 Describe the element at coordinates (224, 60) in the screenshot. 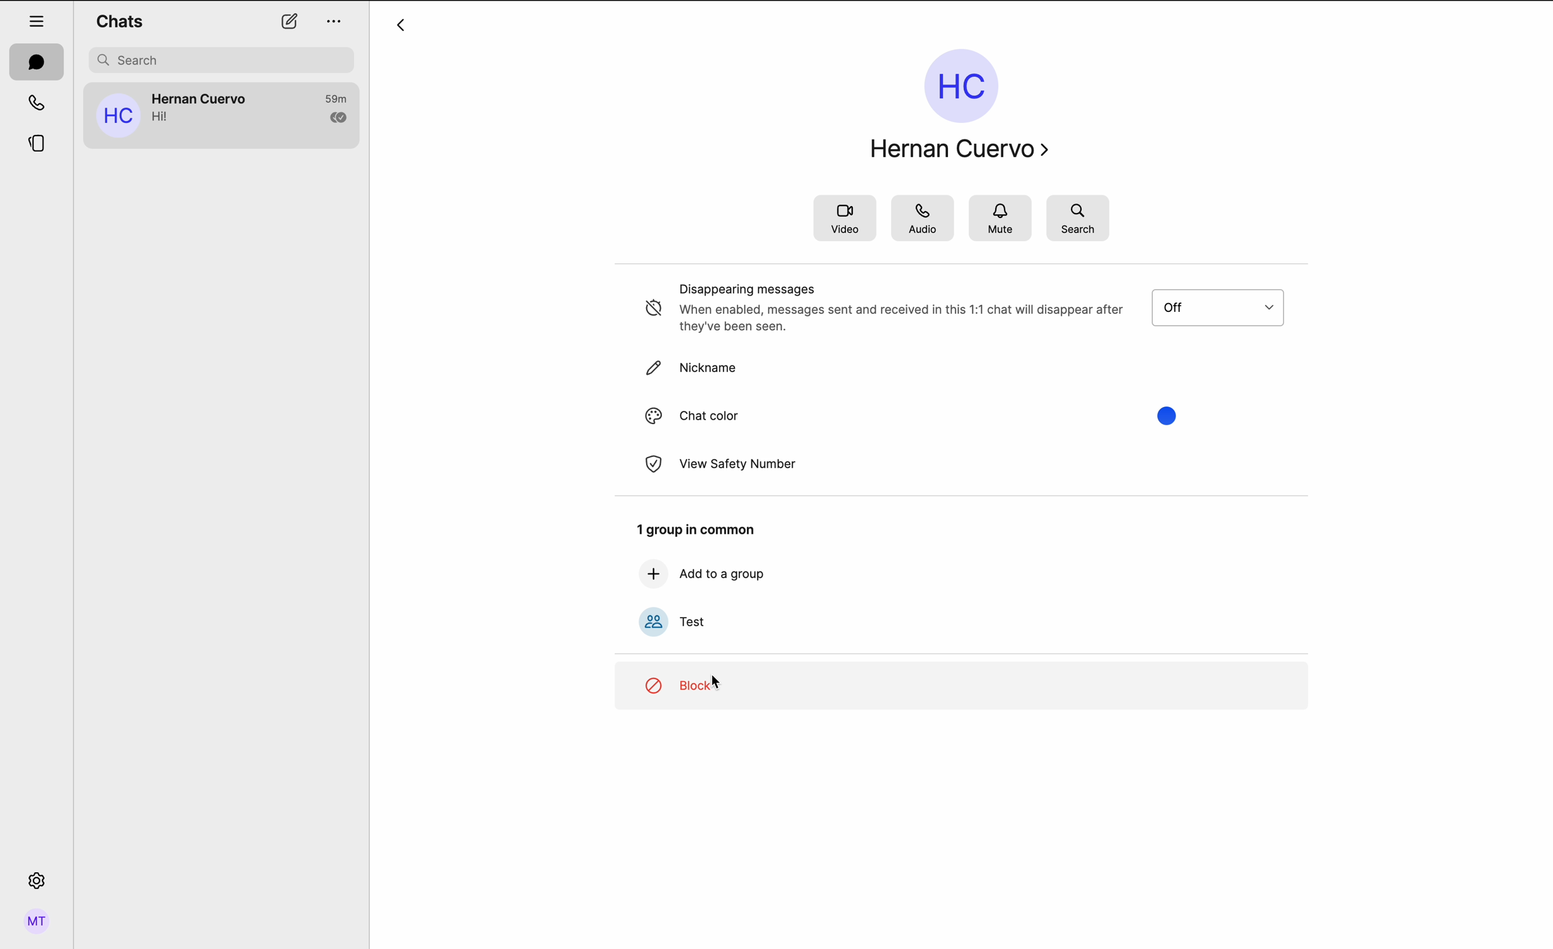

I see `search bar` at that location.